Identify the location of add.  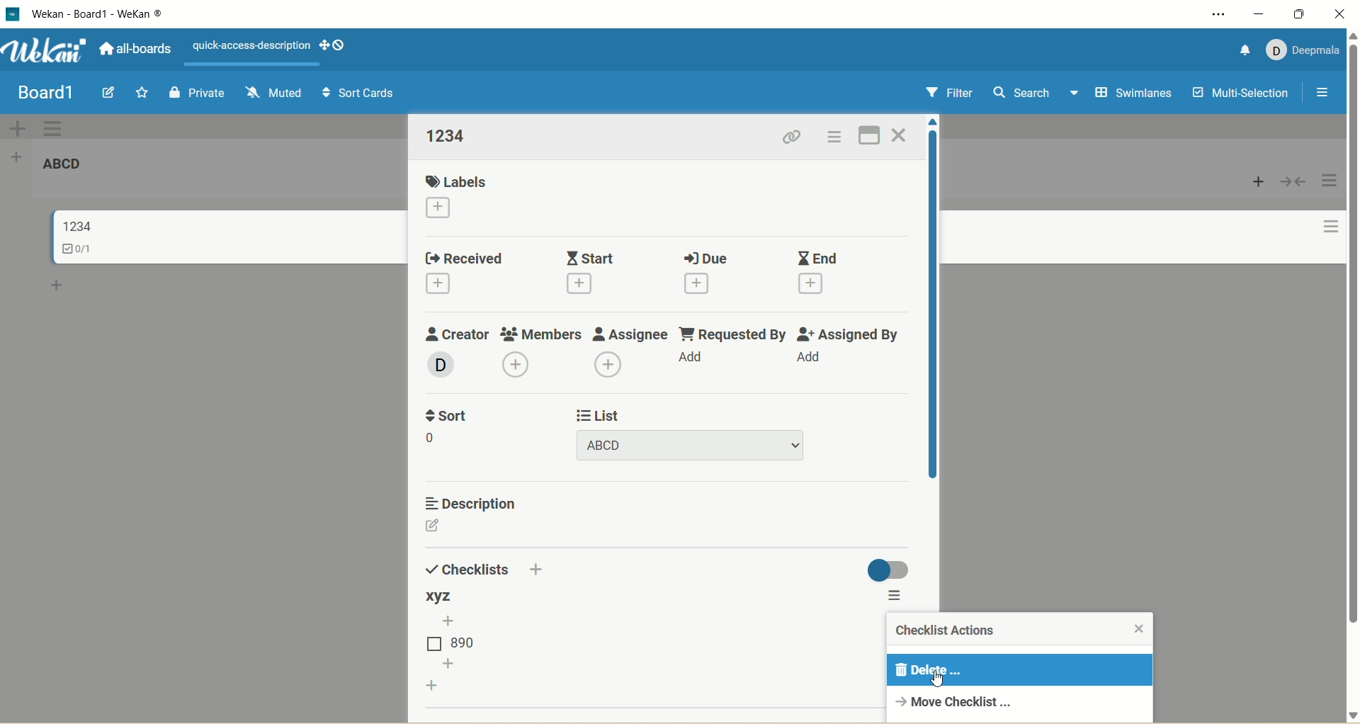
(821, 285).